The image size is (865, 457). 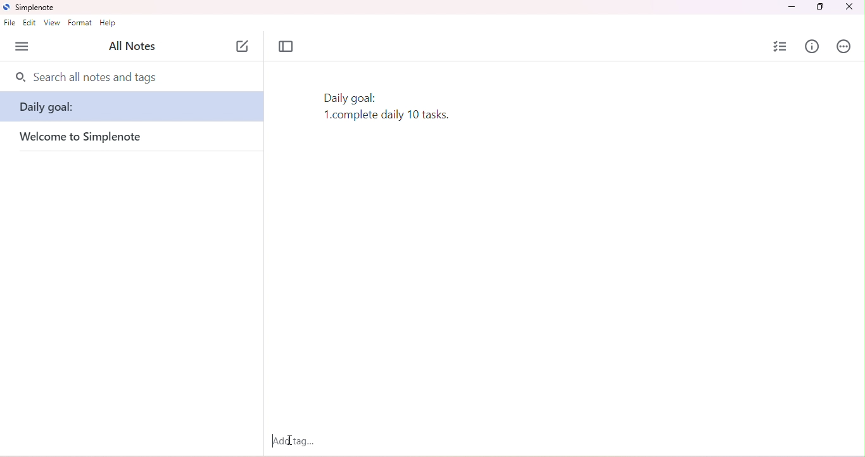 What do you see at coordinates (781, 47) in the screenshot?
I see `insert checklist` at bounding box center [781, 47].